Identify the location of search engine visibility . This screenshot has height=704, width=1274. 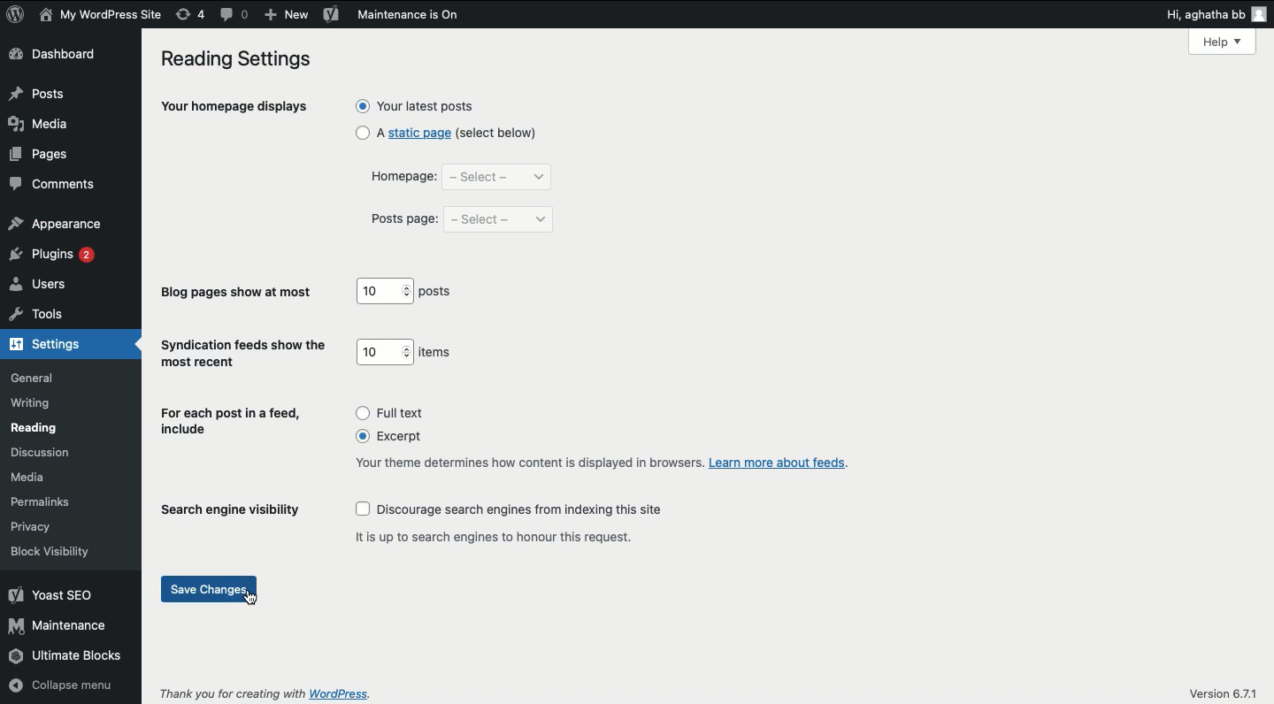
(237, 510).